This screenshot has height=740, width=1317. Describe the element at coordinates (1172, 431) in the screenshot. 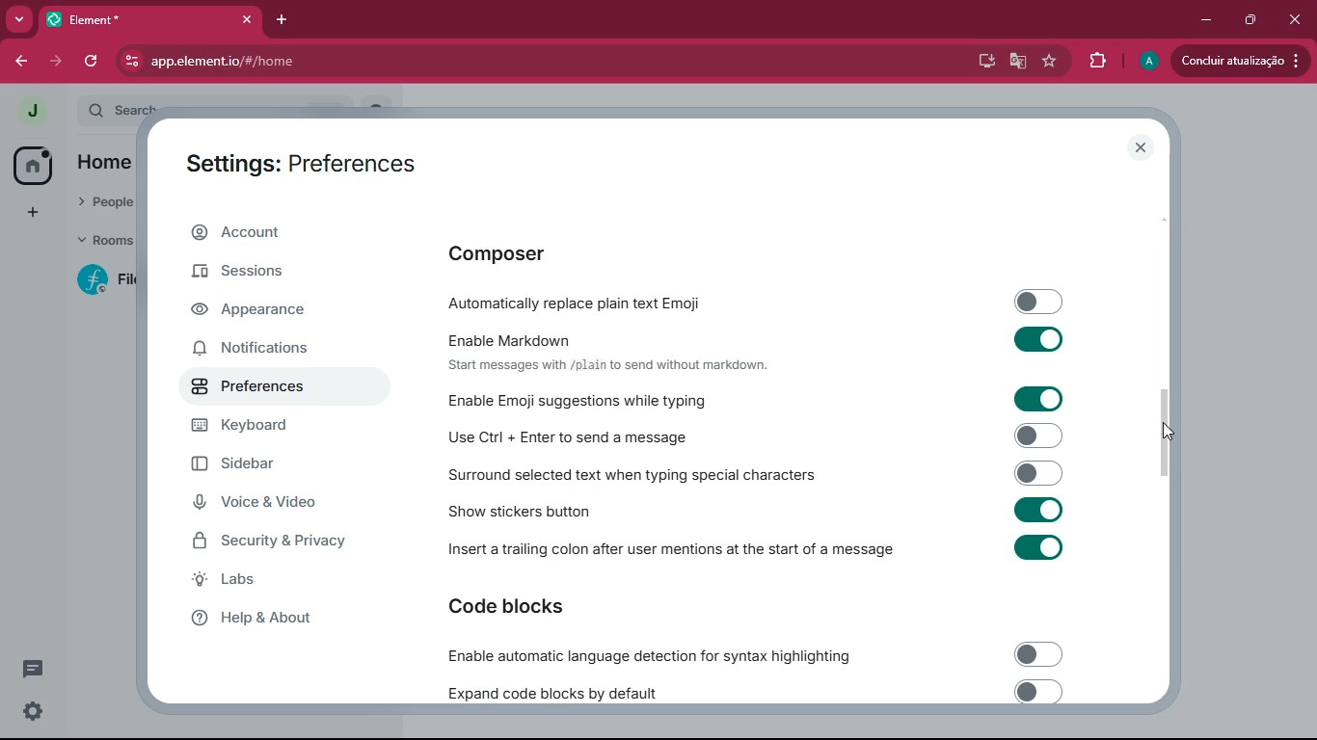

I see `cursor` at that location.